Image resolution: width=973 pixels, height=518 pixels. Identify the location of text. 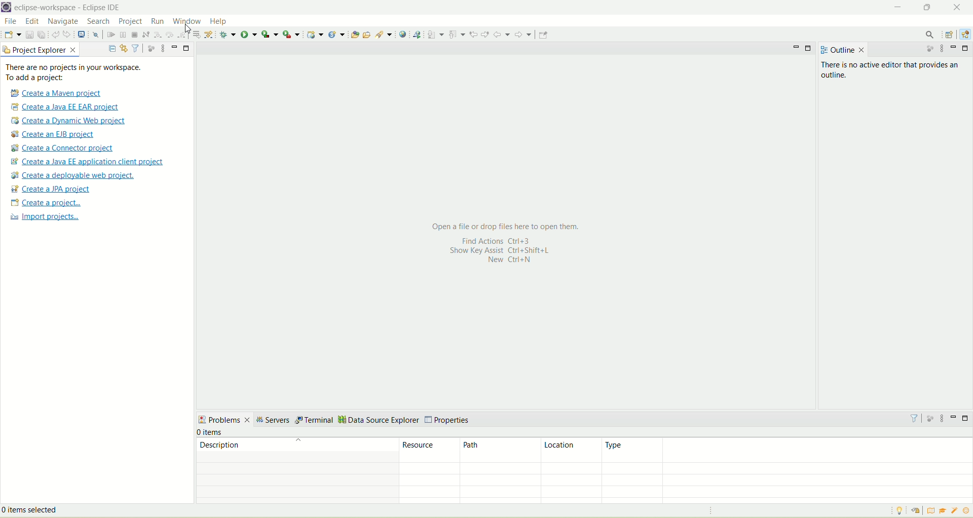
(80, 72).